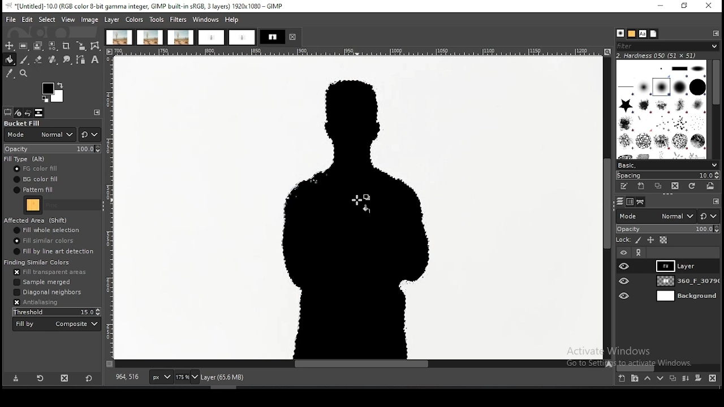 The height and width of the screenshot is (407, 724). Describe the element at coordinates (211, 38) in the screenshot. I see `project tab` at that location.